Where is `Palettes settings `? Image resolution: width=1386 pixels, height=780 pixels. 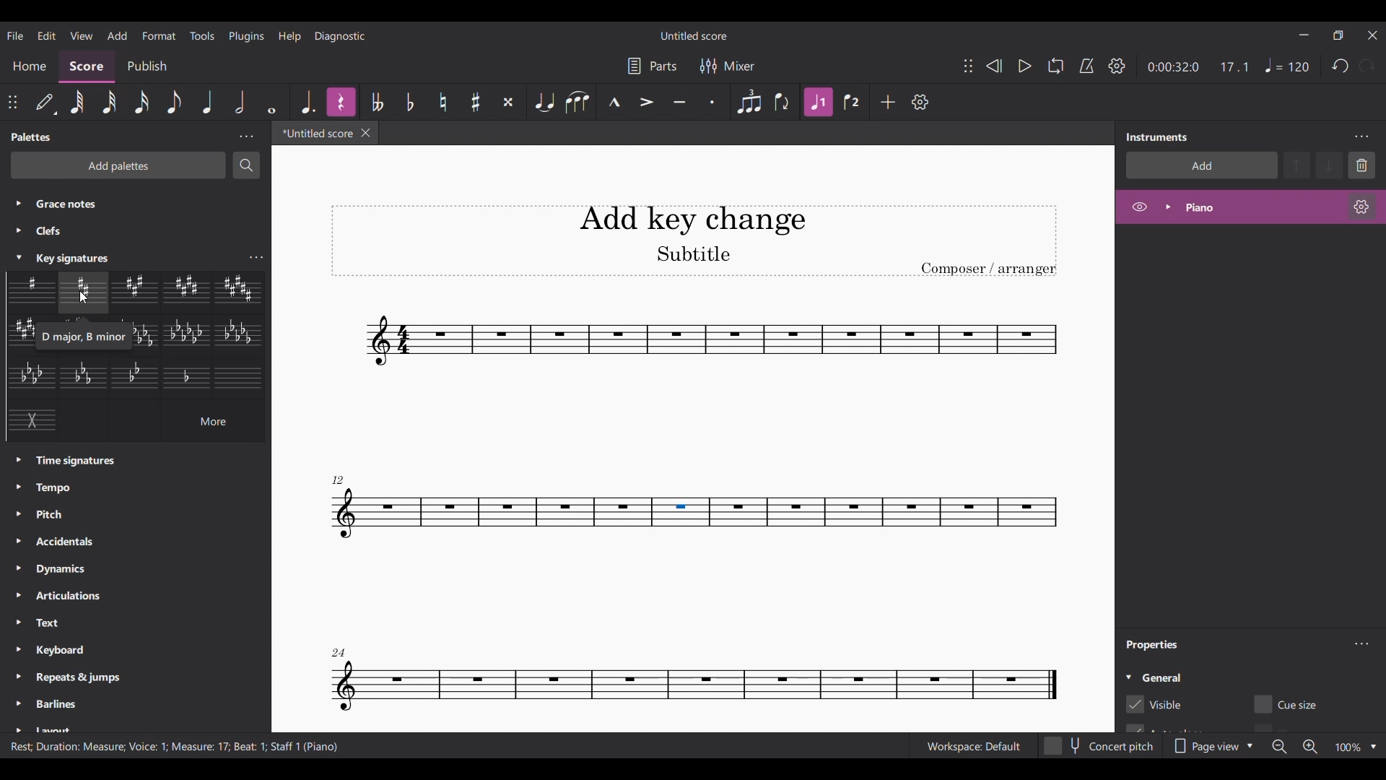
Palettes settings  is located at coordinates (247, 136).